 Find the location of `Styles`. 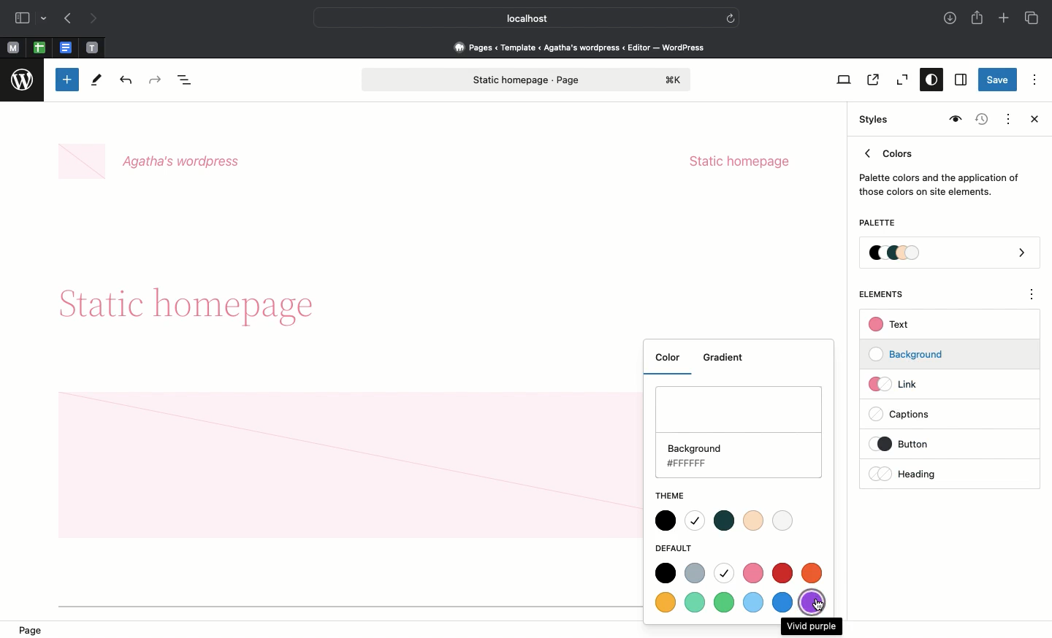

Styles is located at coordinates (871, 120).